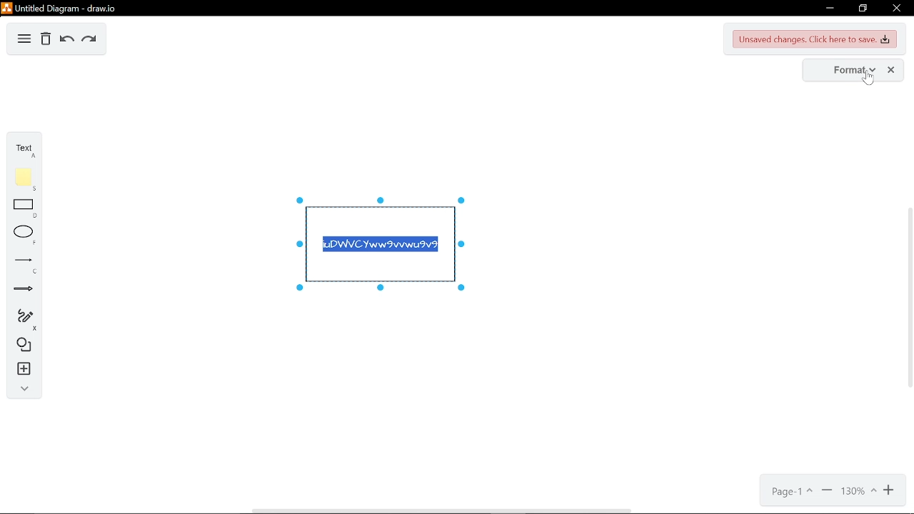 Image resolution: width=914 pixels, height=514 pixels. What do you see at coordinates (896, 8) in the screenshot?
I see `close` at bounding box center [896, 8].